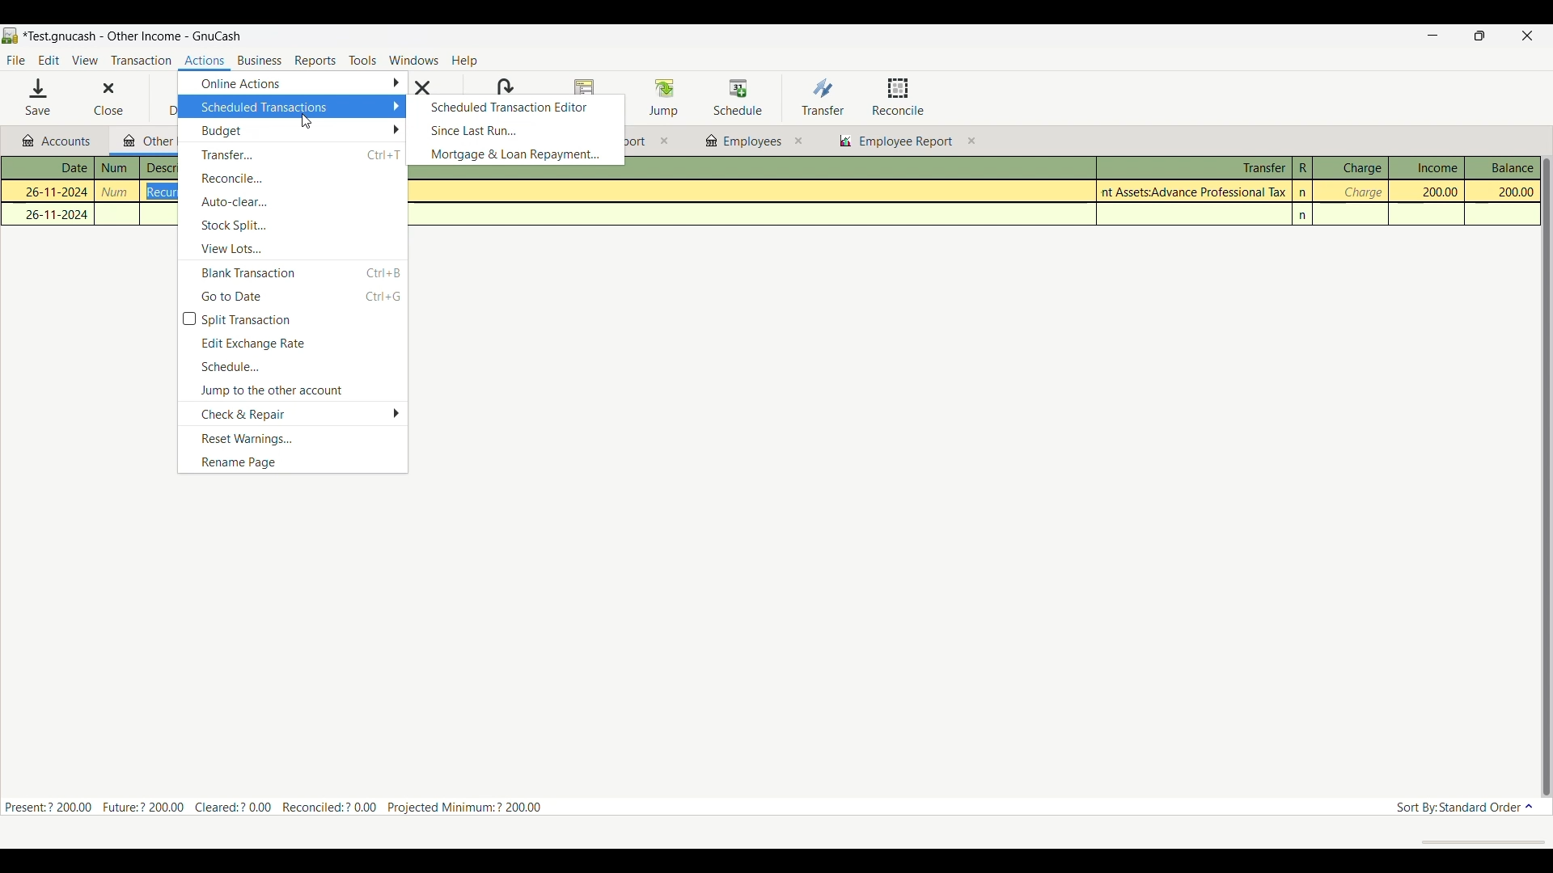 Image resolution: width=1553 pixels, height=873 pixels. I want to click on Assets:Advance Professional Tax, so click(1196, 192).